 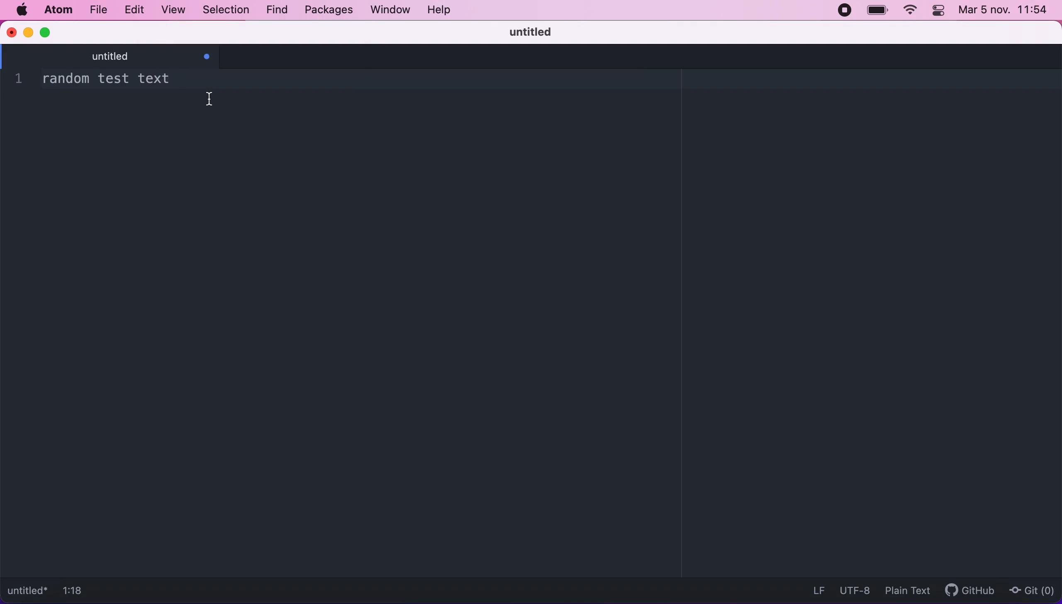 What do you see at coordinates (174, 10) in the screenshot?
I see `view` at bounding box center [174, 10].